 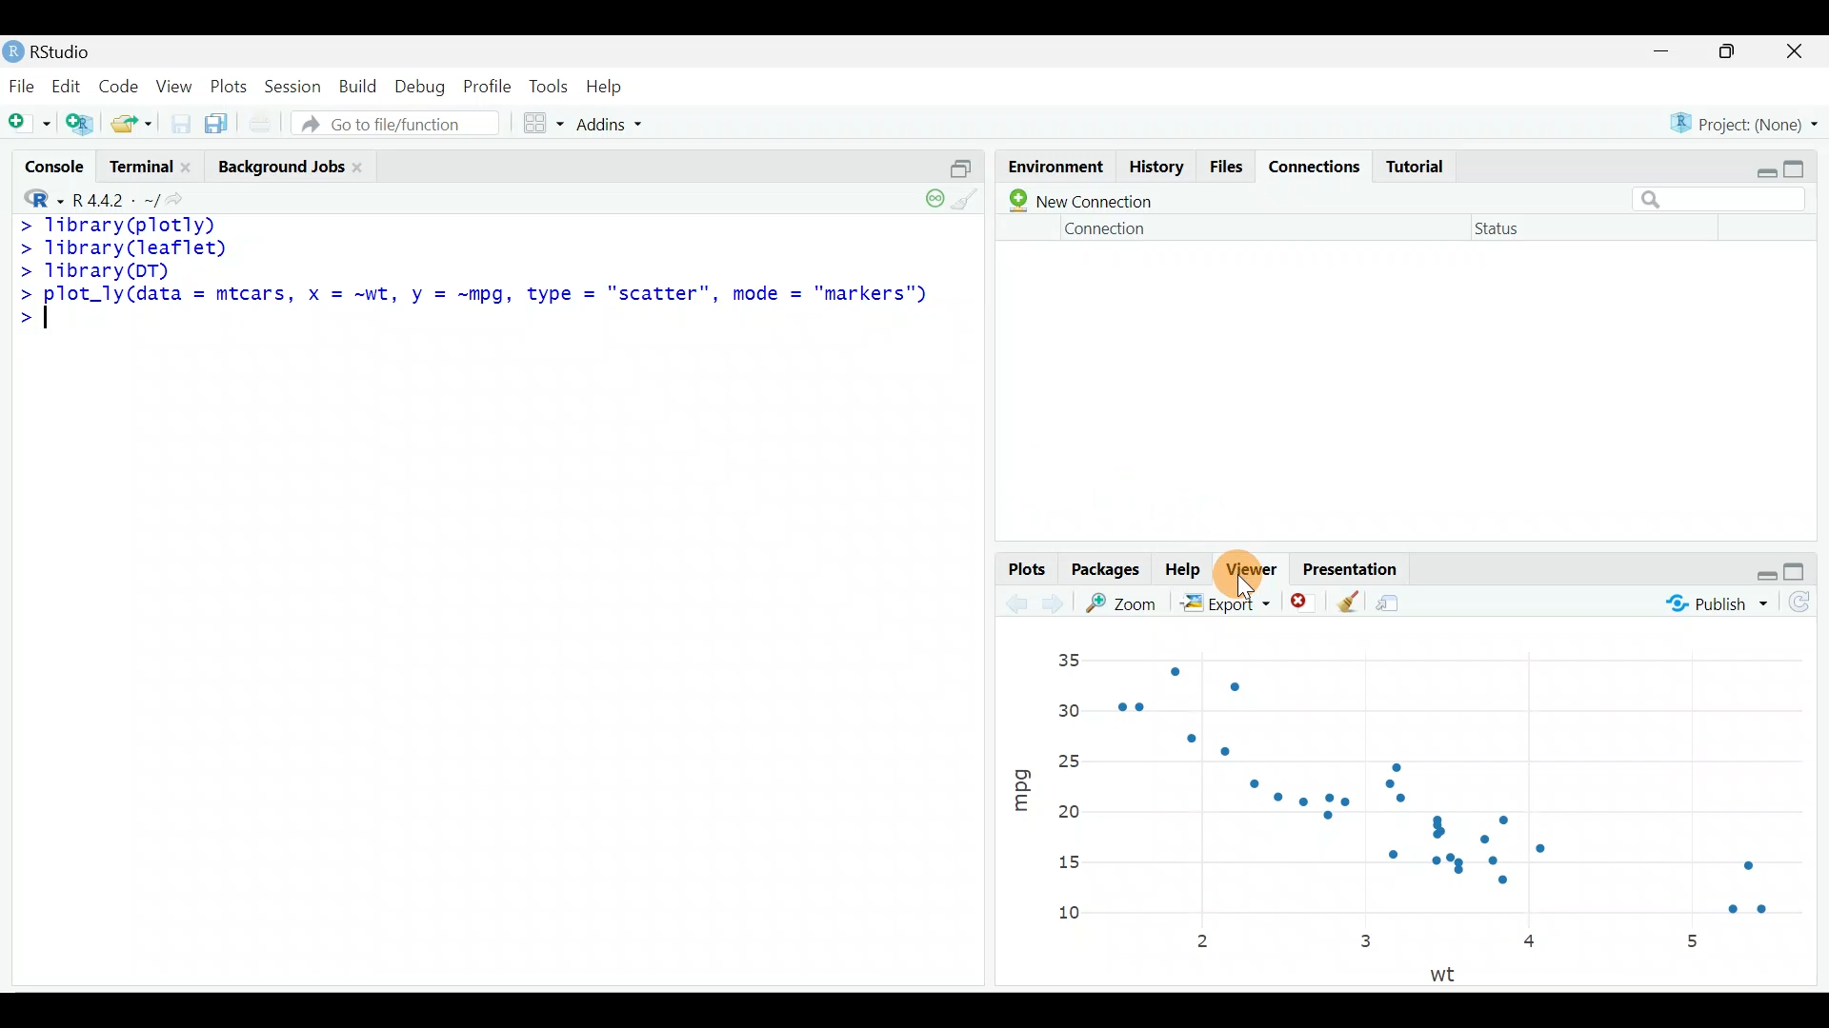 I want to click on > library(plotly), so click(x=124, y=224).